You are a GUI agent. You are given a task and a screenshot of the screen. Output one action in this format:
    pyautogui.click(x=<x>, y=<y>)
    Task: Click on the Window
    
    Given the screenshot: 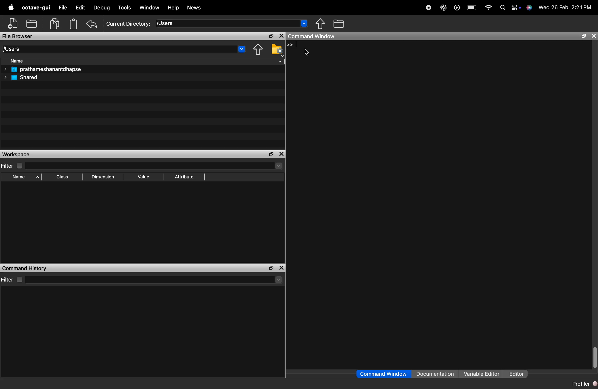 What is the action you would take?
    pyautogui.click(x=150, y=8)
    